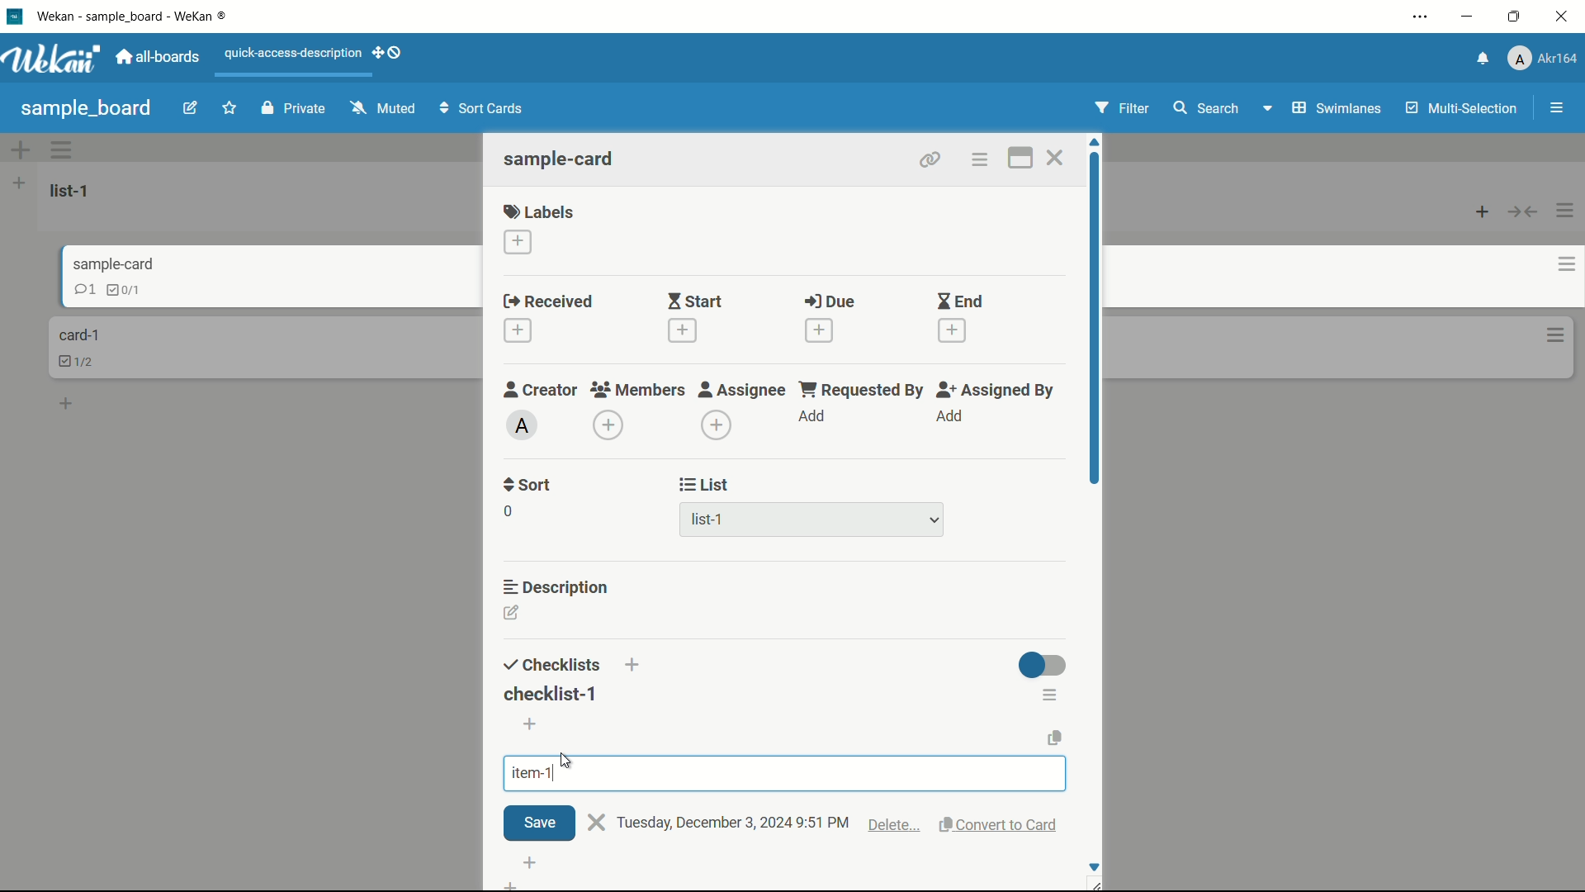  Describe the element at coordinates (895, 828) in the screenshot. I see `delete` at that location.